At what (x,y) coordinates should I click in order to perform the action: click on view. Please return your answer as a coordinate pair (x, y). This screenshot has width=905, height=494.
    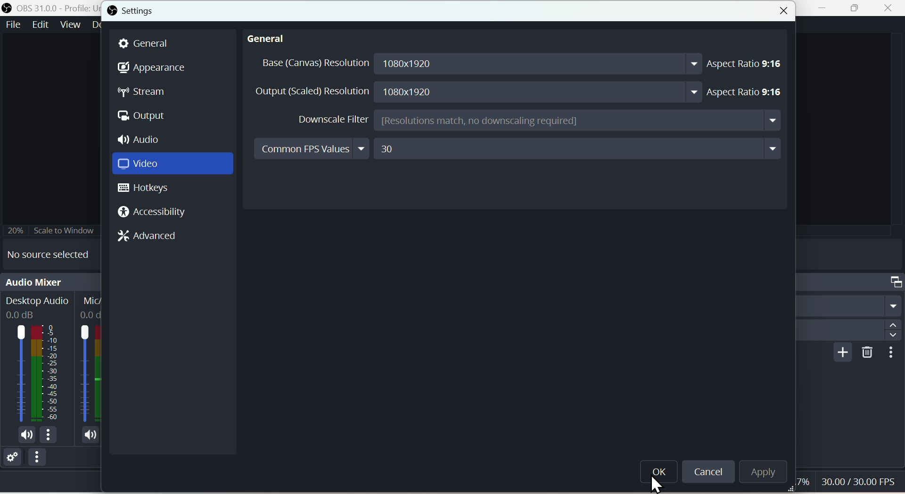
    Looking at the image, I should click on (70, 25).